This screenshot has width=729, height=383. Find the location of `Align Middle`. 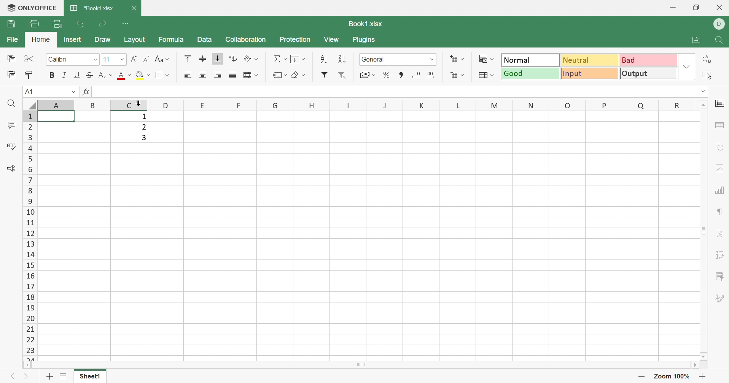

Align Middle is located at coordinates (204, 58).